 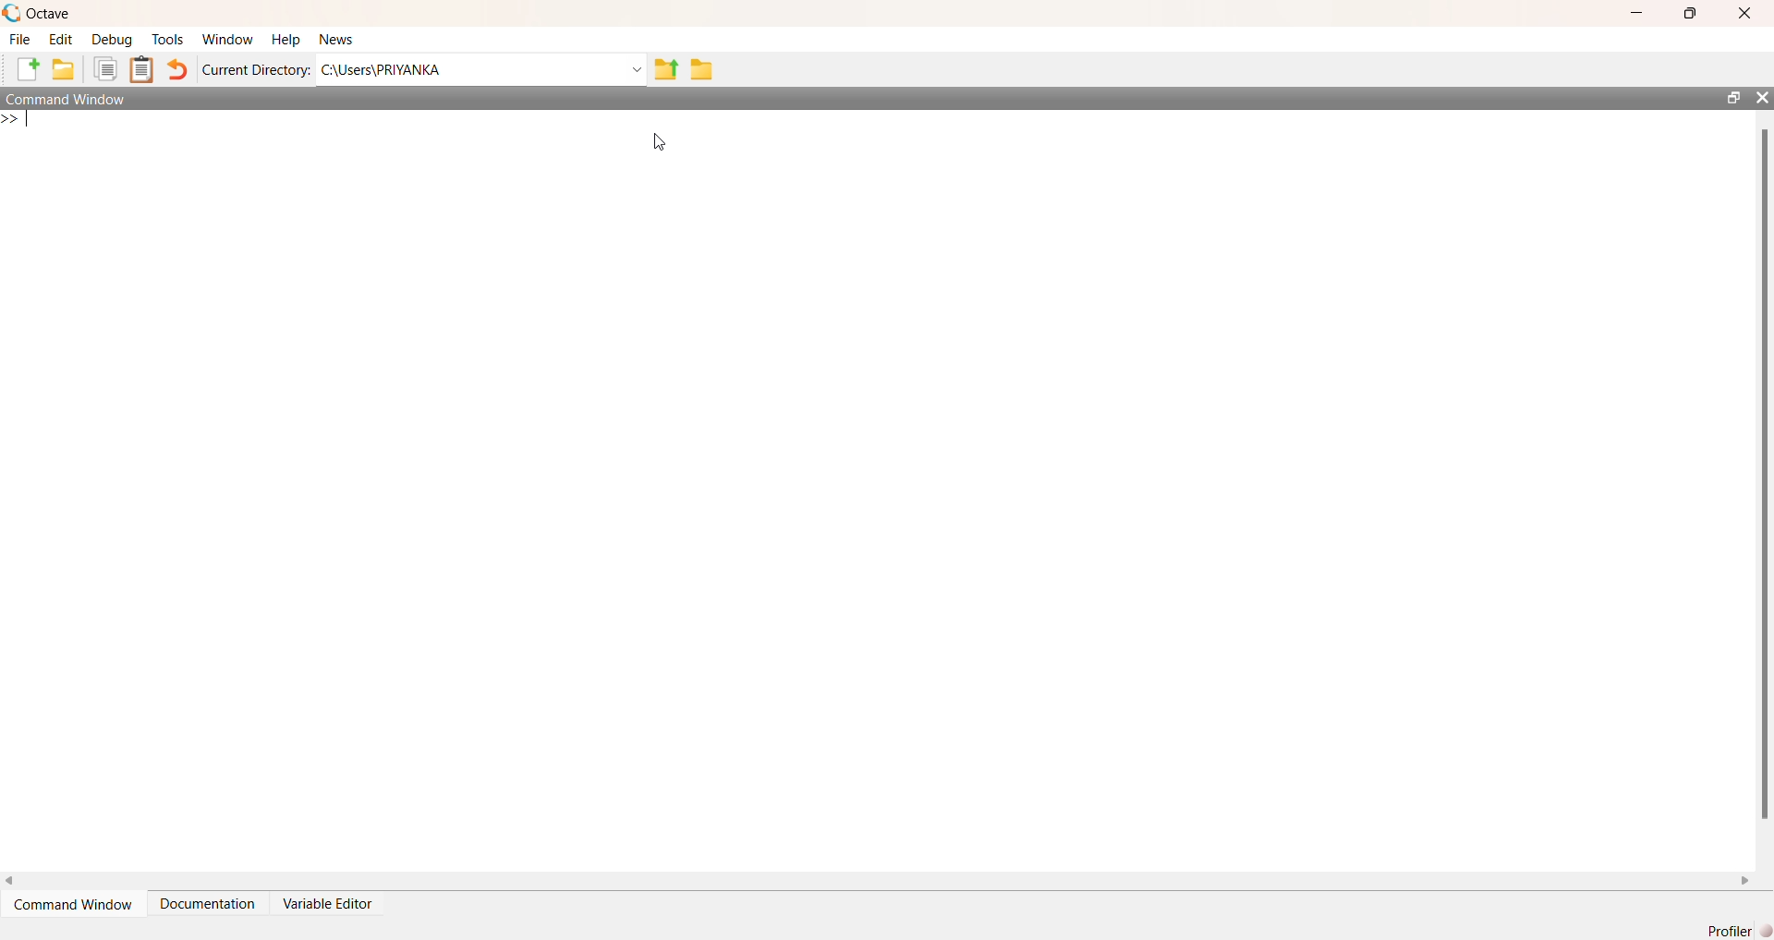 What do you see at coordinates (23, 72) in the screenshot?
I see `new script` at bounding box center [23, 72].